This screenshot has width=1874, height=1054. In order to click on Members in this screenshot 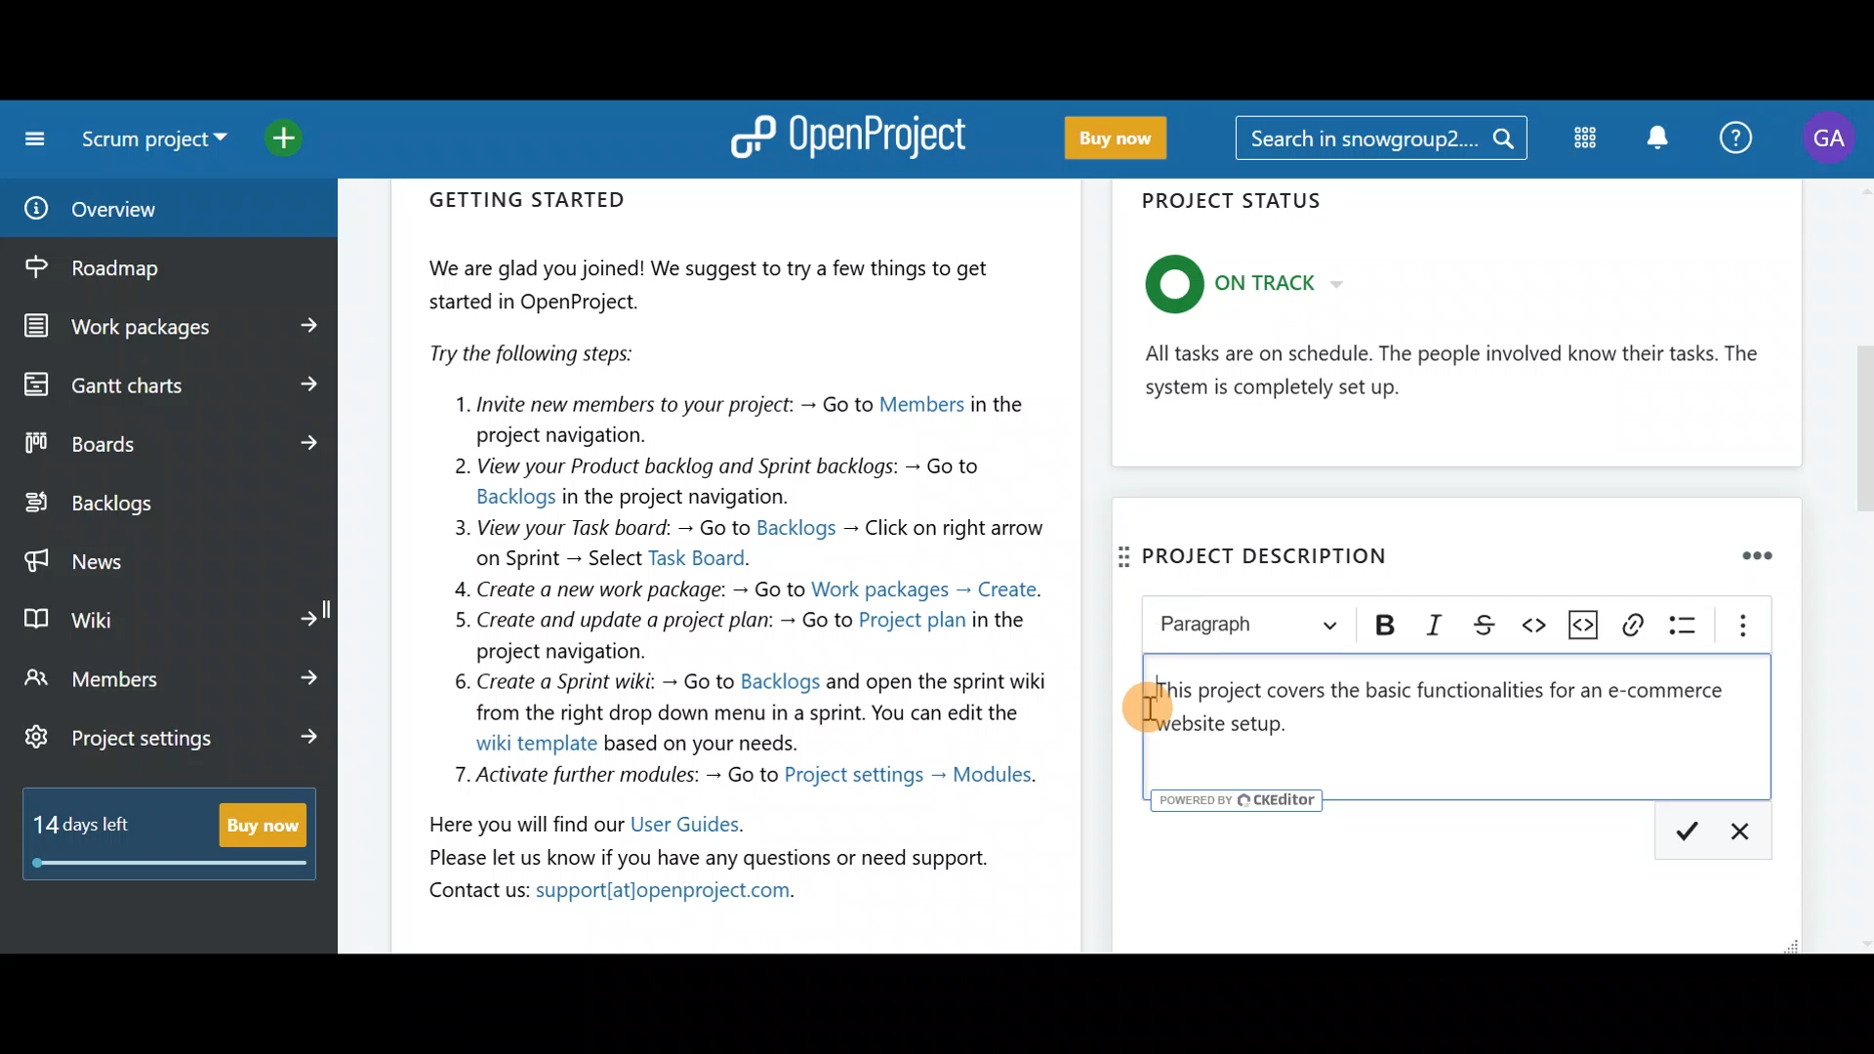, I will do `click(174, 677)`.